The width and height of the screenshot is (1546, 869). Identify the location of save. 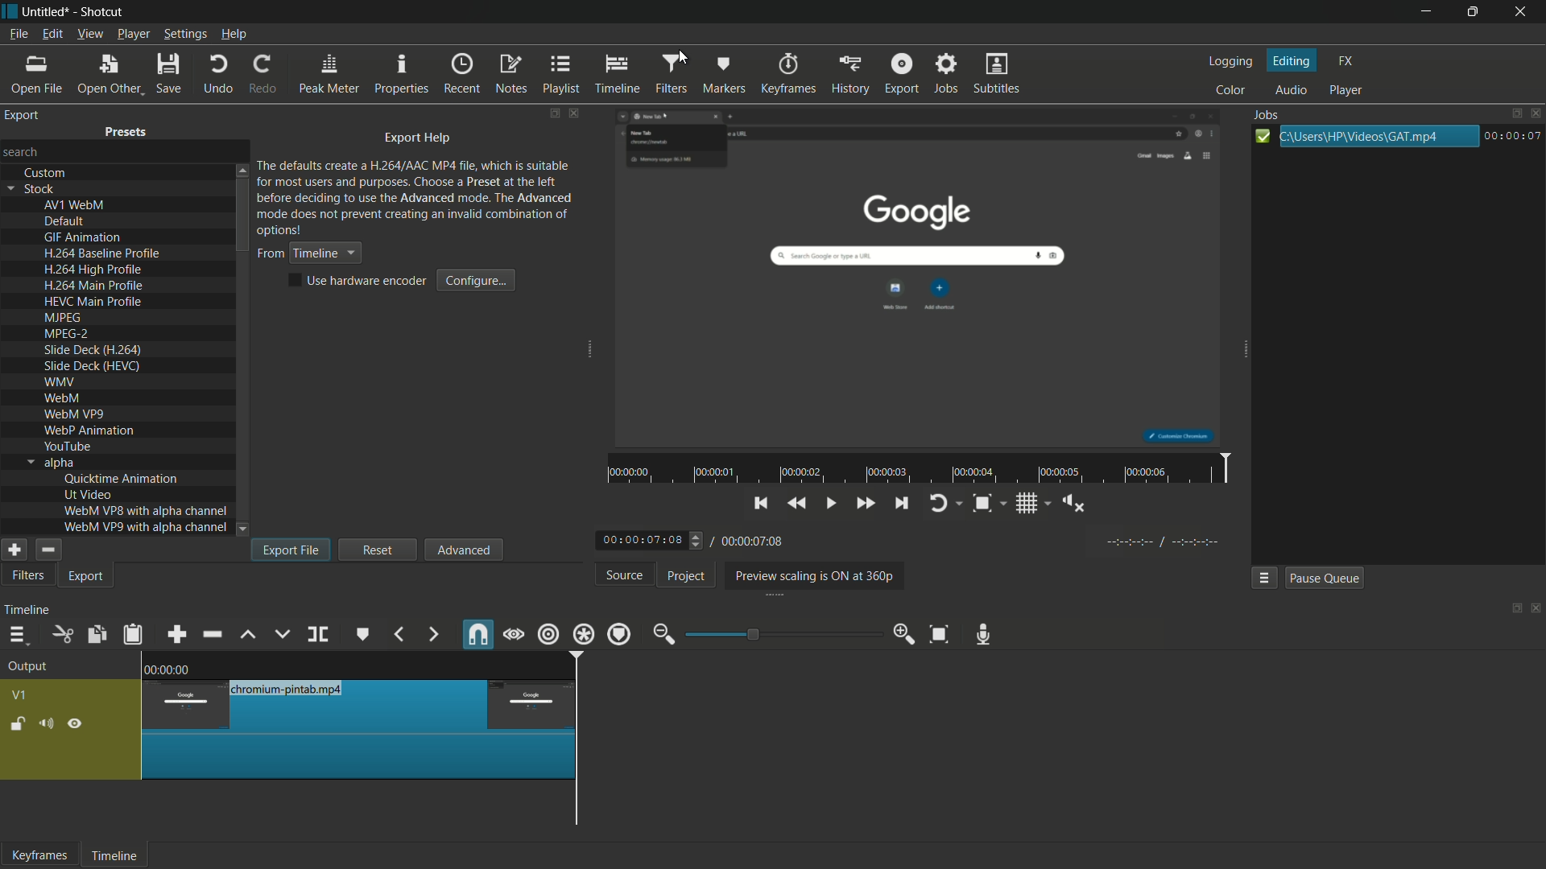
(170, 73).